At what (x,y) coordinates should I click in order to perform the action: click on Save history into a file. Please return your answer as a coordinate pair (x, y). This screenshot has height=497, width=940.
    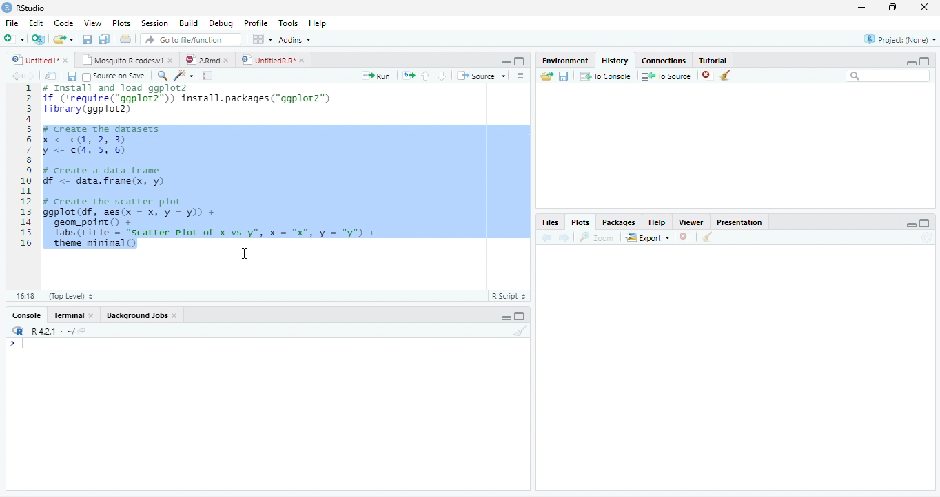
    Looking at the image, I should click on (564, 76).